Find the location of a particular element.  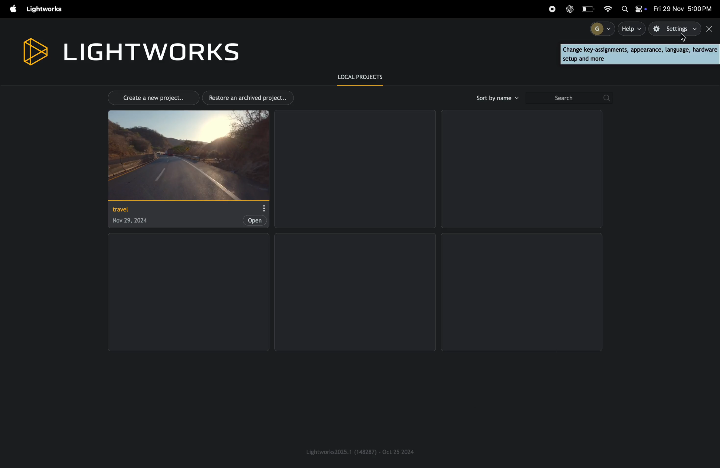

light works is located at coordinates (46, 9).